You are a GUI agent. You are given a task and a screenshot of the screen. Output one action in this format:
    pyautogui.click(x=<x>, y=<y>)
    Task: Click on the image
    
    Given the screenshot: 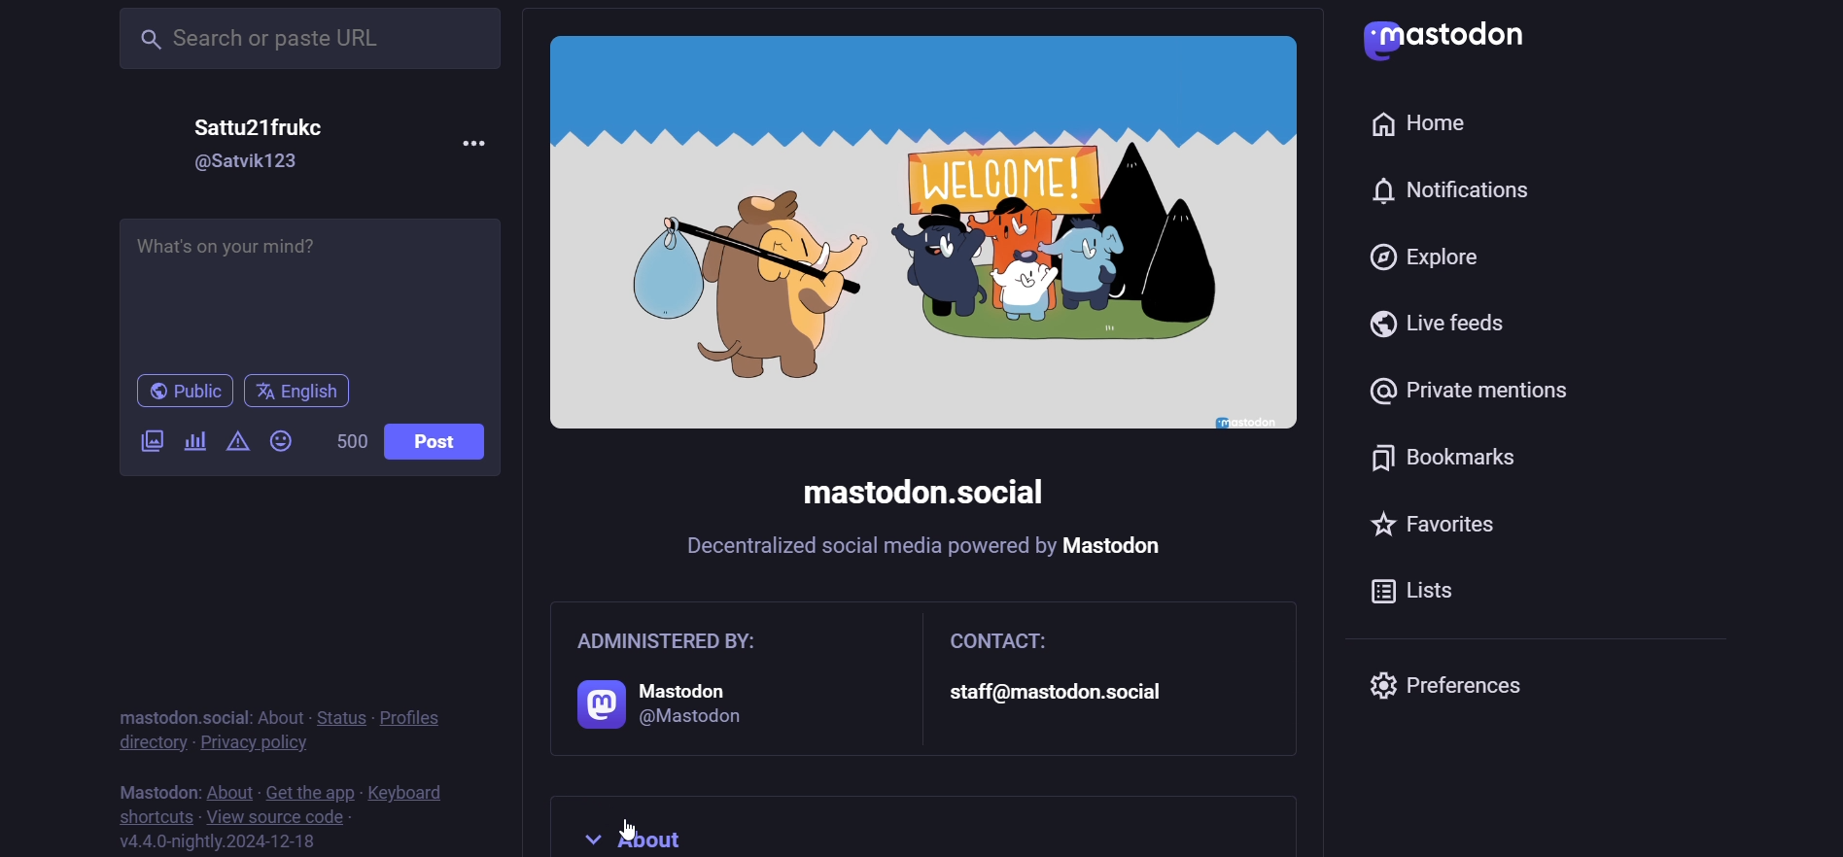 What is the action you would take?
    pyautogui.click(x=922, y=234)
    